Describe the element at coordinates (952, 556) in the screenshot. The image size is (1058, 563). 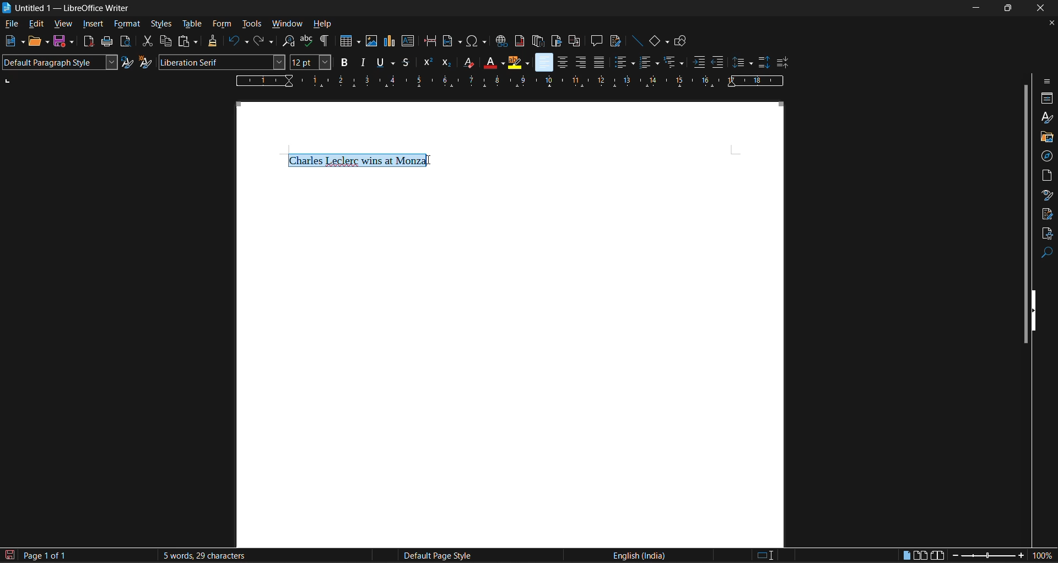
I see `zoom out` at that location.